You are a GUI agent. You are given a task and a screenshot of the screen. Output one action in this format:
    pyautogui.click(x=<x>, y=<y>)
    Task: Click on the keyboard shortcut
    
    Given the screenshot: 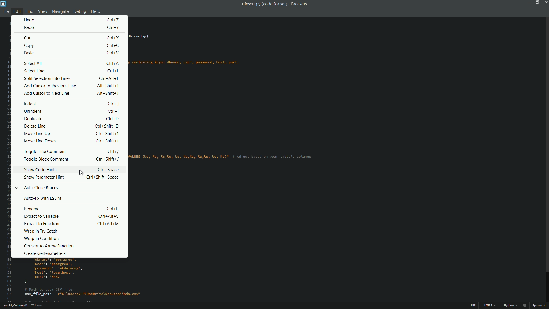 What is the action you would take?
    pyautogui.click(x=114, y=45)
    